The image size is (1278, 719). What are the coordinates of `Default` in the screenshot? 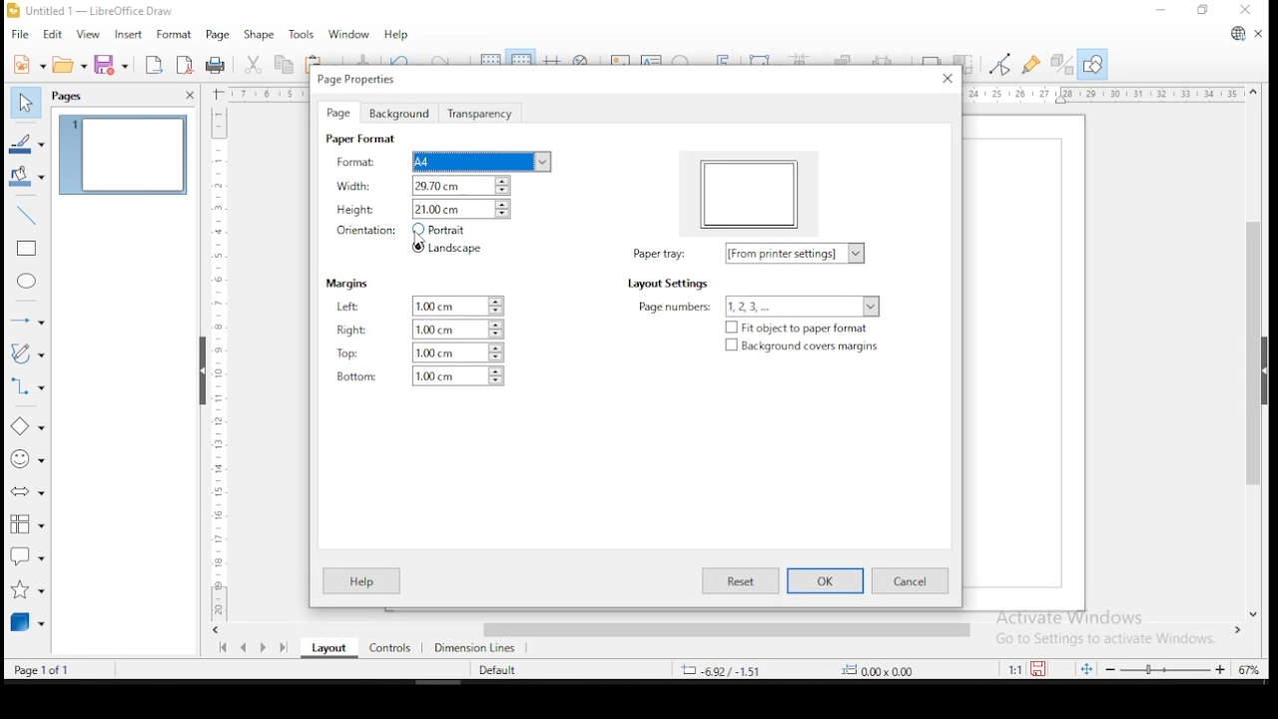 It's located at (505, 669).